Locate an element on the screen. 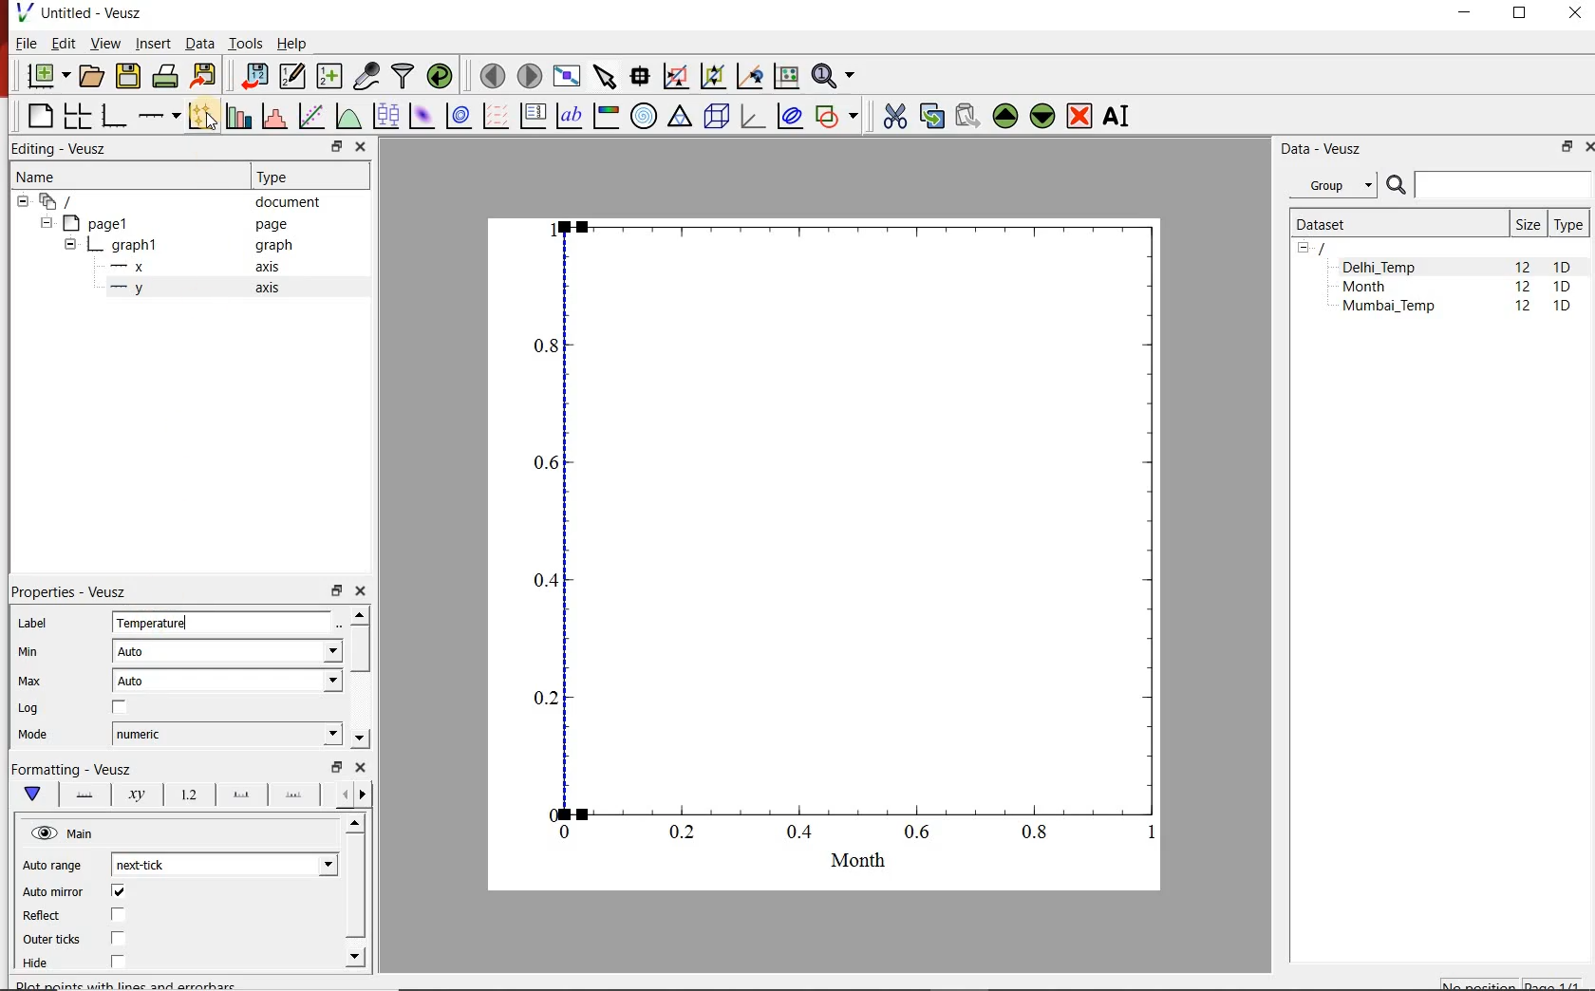  next-tick is located at coordinates (224, 865).